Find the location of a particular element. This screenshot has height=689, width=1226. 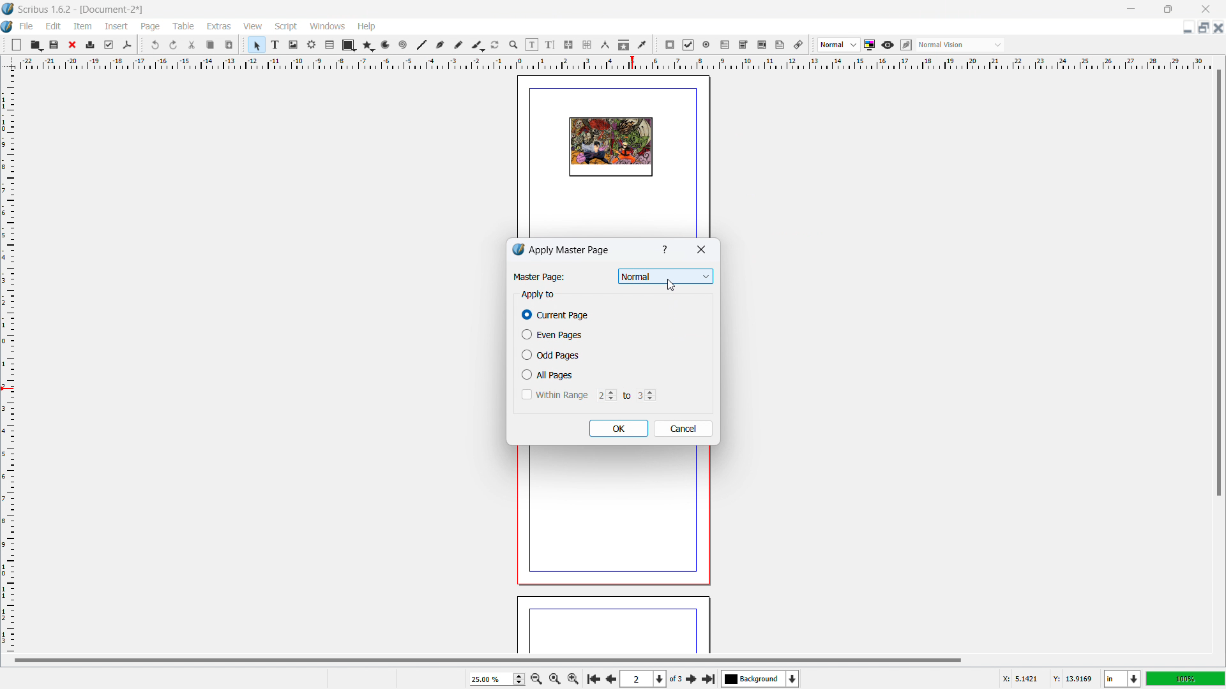

horizontal ruler is located at coordinates (614, 63).